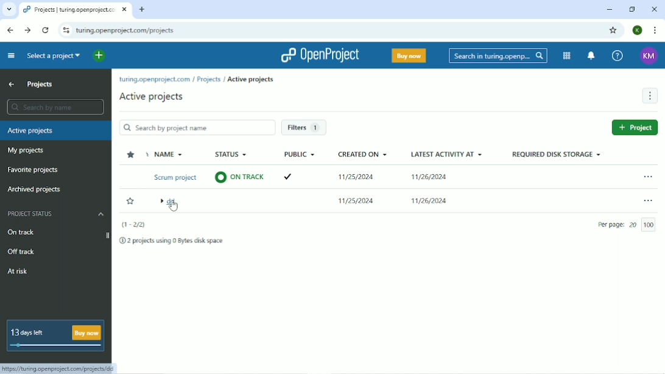 This screenshot has width=665, height=374. What do you see at coordinates (132, 155) in the screenshot?
I see `Sort by favorite` at bounding box center [132, 155].